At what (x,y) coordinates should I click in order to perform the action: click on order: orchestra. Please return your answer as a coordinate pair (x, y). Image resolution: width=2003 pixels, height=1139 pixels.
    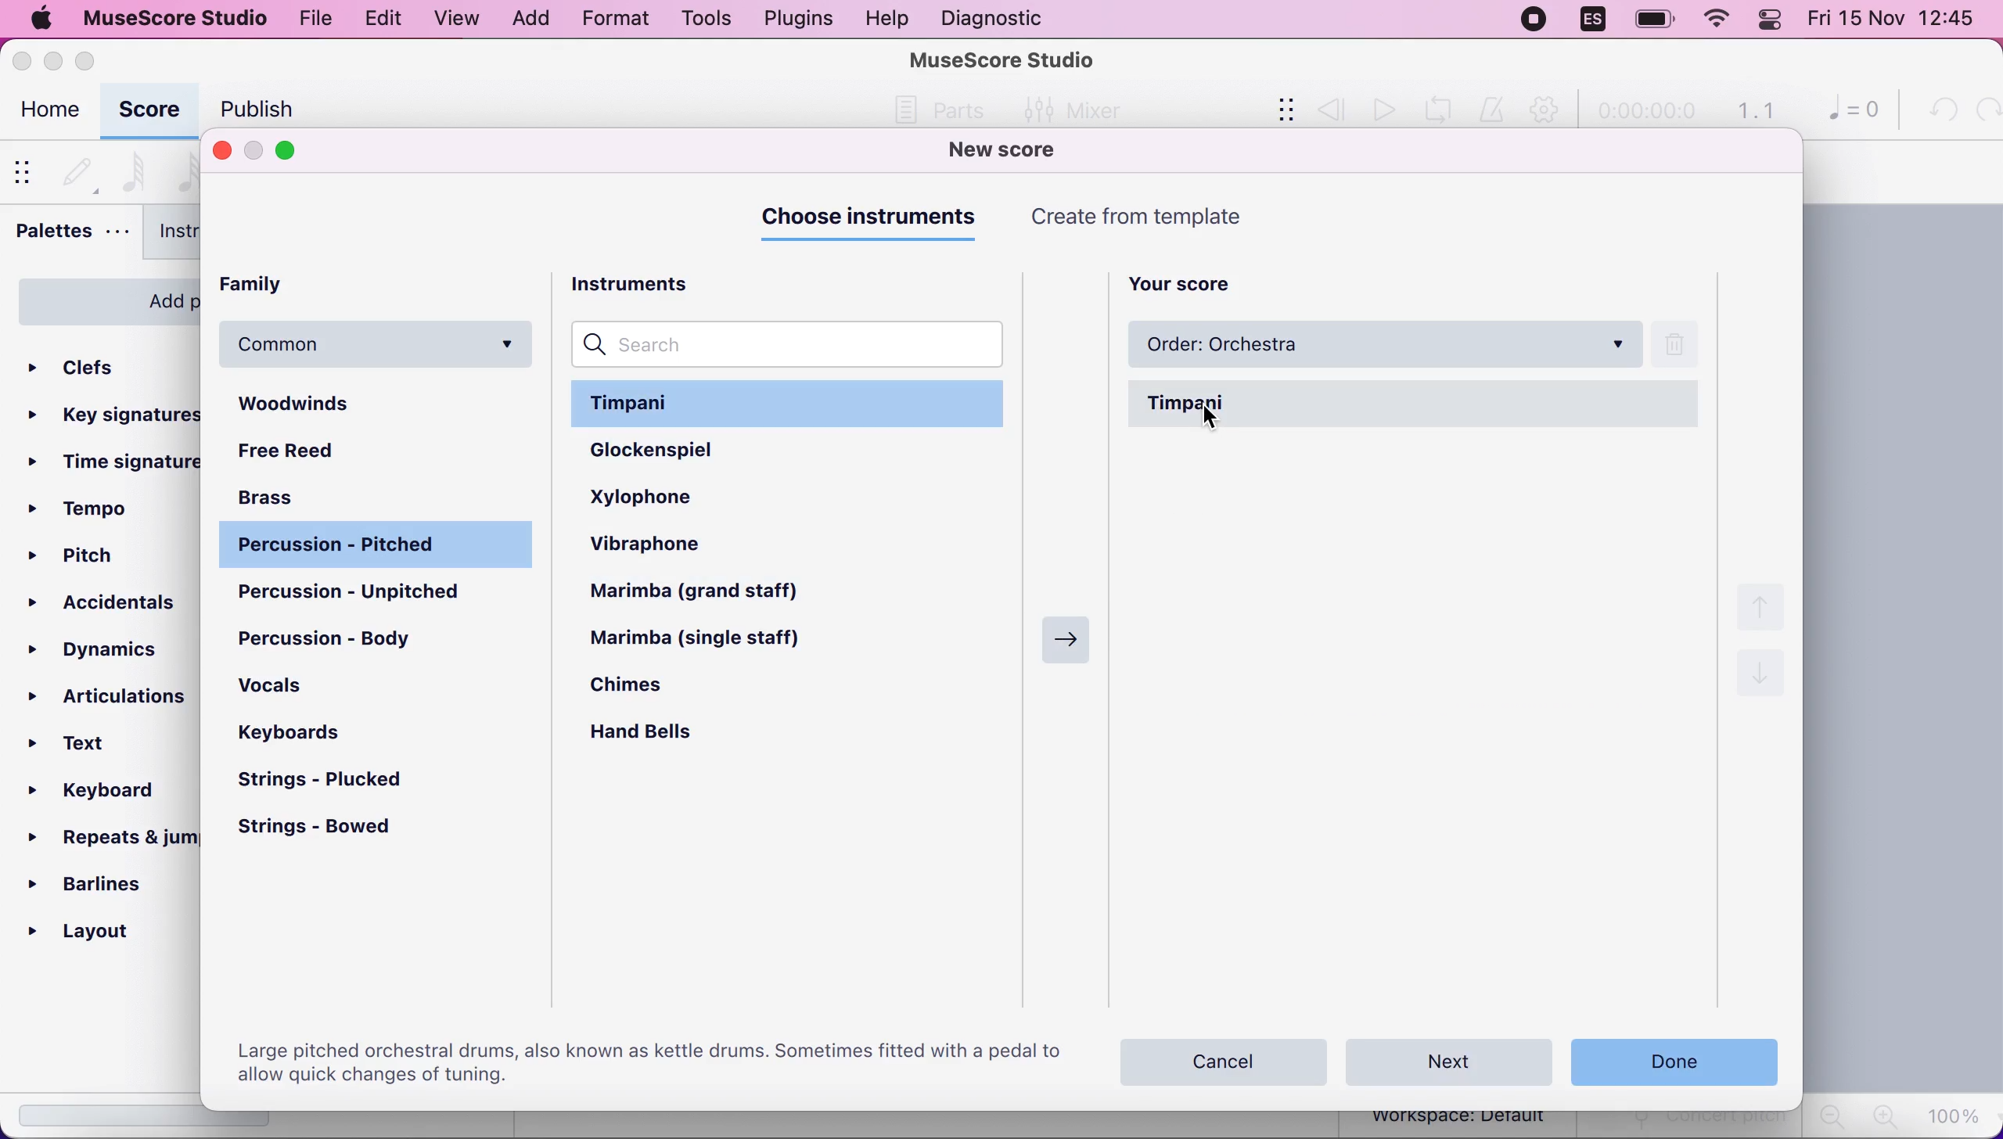
    Looking at the image, I should click on (1382, 346).